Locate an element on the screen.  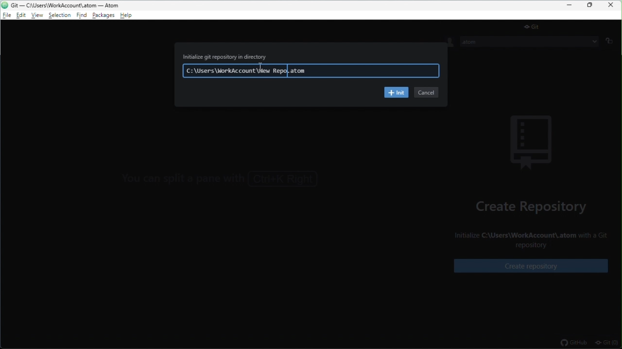
cursor is located at coordinates (262, 65).